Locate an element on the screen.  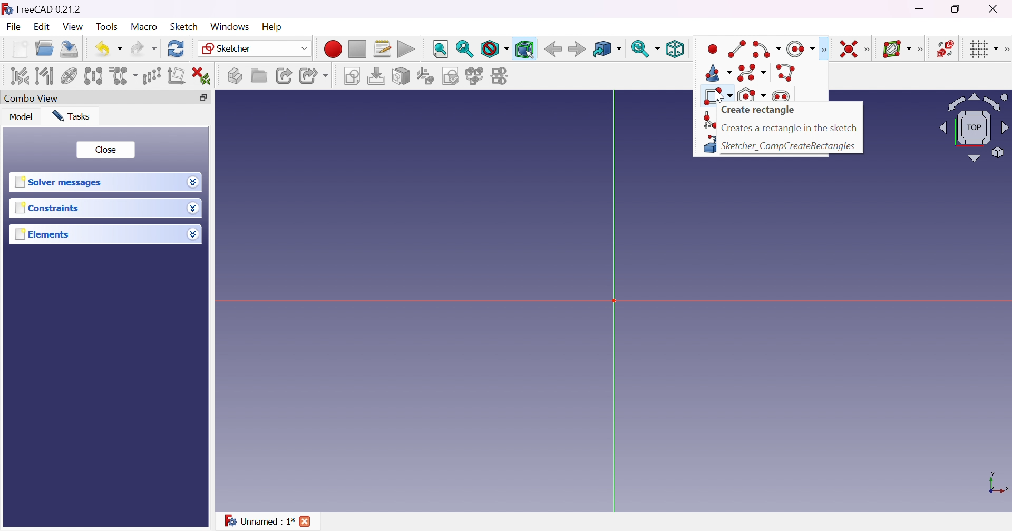
Constraints is located at coordinates (48, 208).